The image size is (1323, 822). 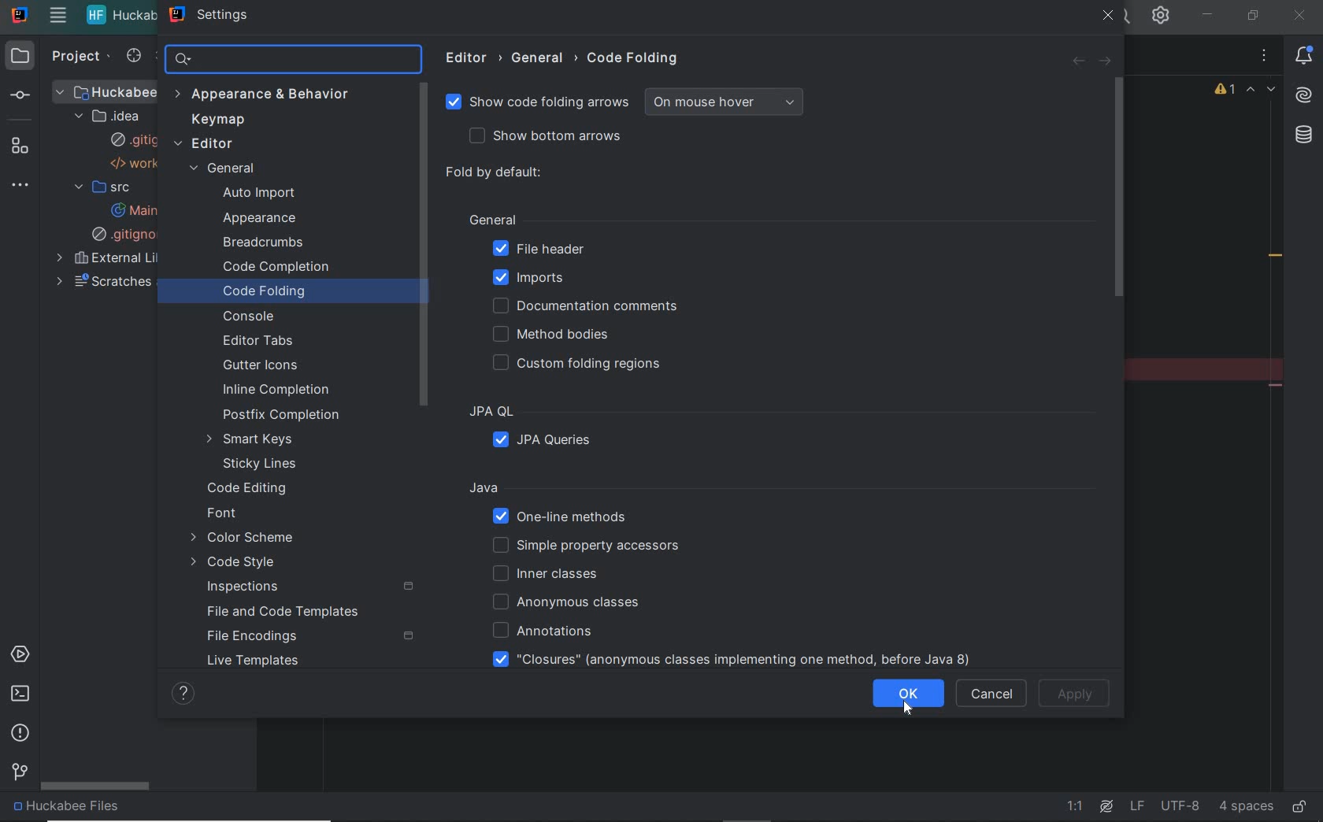 What do you see at coordinates (562, 602) in the screenshot?
I see `anonymous classes` at bounding box center [562, 602].